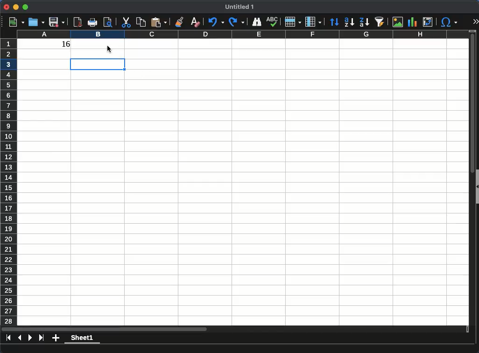  Describe the element at coordinates (92, 23) in the screenshot. I see `print` at that location.